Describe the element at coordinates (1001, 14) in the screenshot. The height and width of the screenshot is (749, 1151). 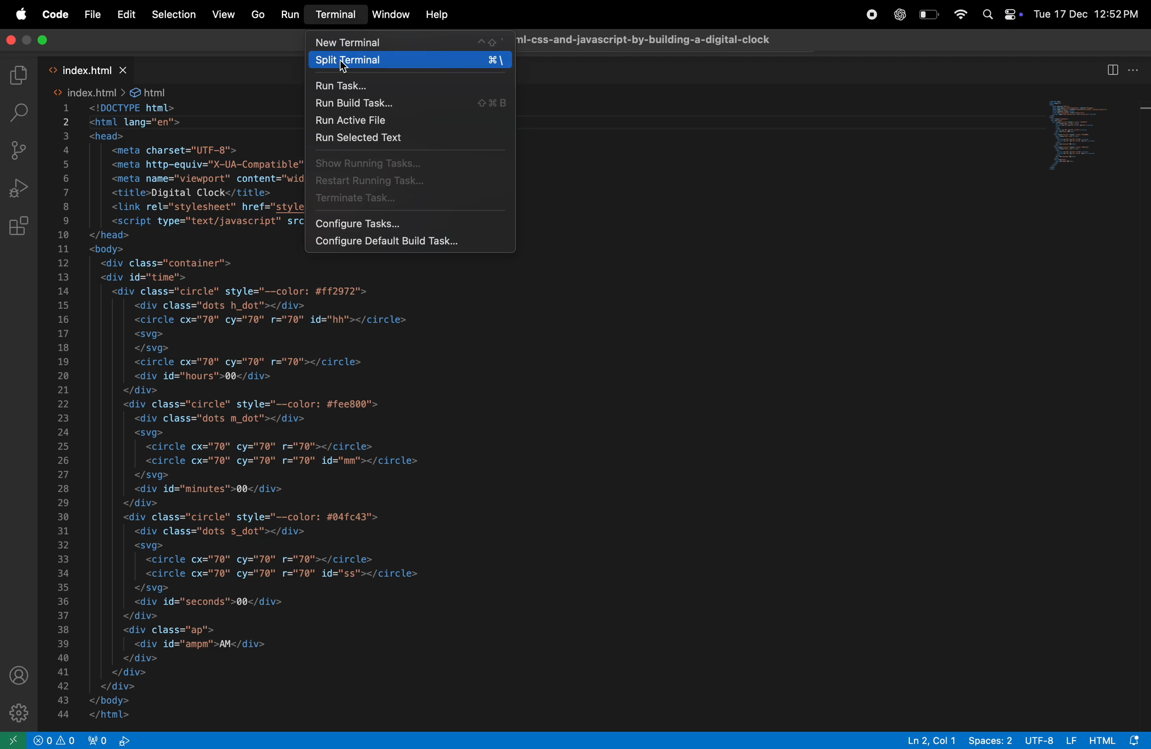
I see `apple widgets` at that location.